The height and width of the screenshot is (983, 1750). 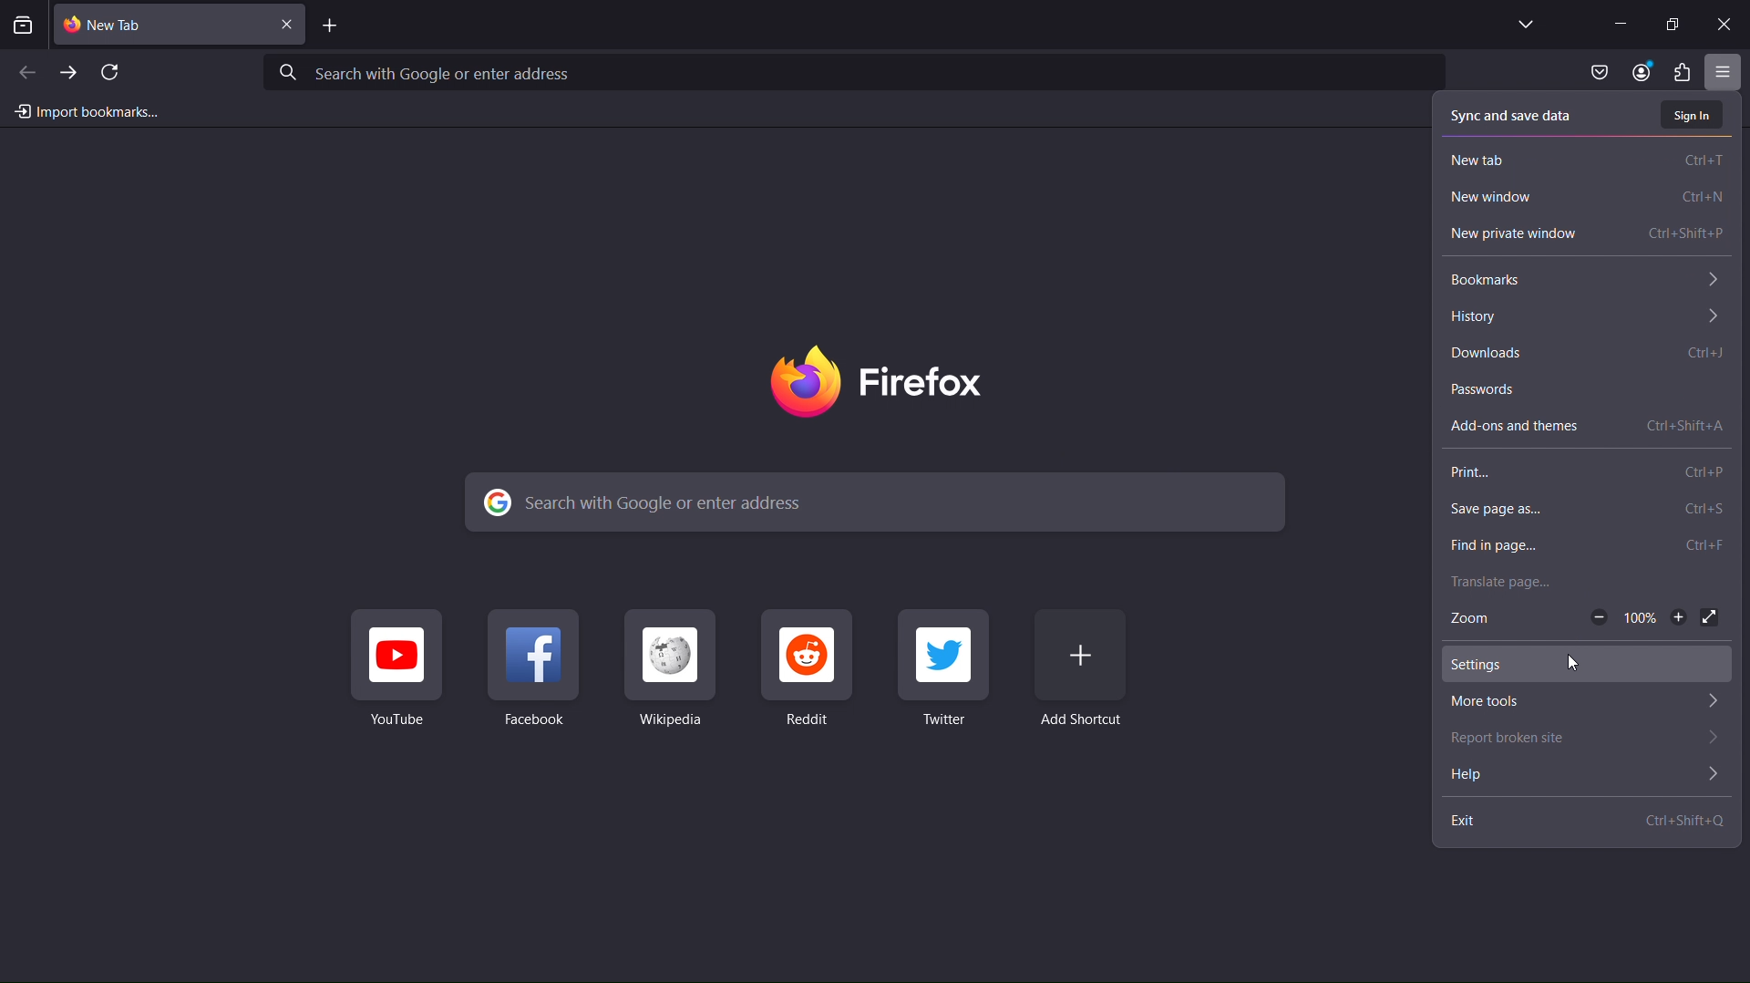 What do you see at coordinates (1693, 115) in the screenshot?
I see `Sign In` at bounding box center [1693, 115].